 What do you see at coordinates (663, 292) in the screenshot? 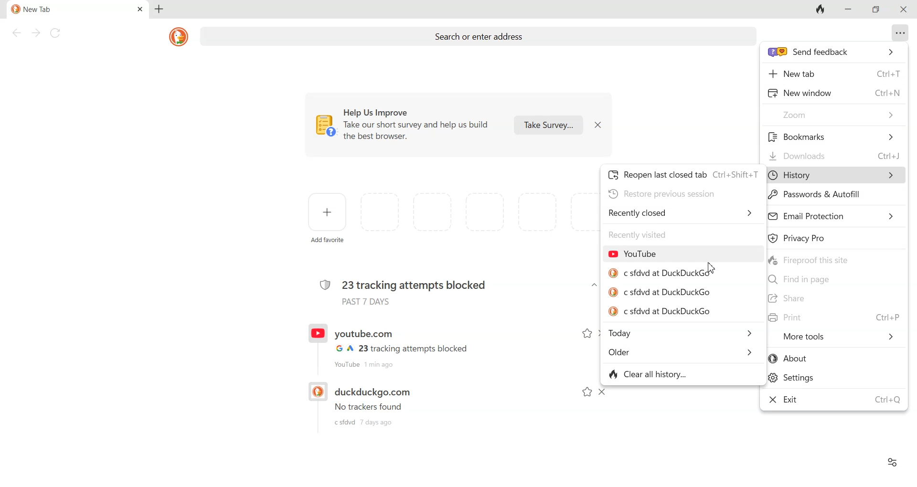
I see `c sfdvd at DuckDuckGo` at bounding box center [663, 292].